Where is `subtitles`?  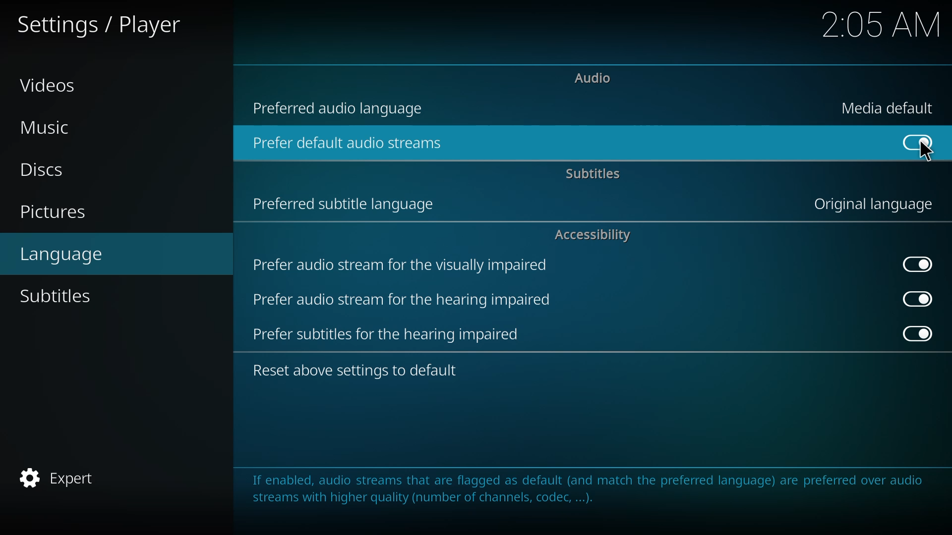
subtitles is located at coordinates (595, 173).